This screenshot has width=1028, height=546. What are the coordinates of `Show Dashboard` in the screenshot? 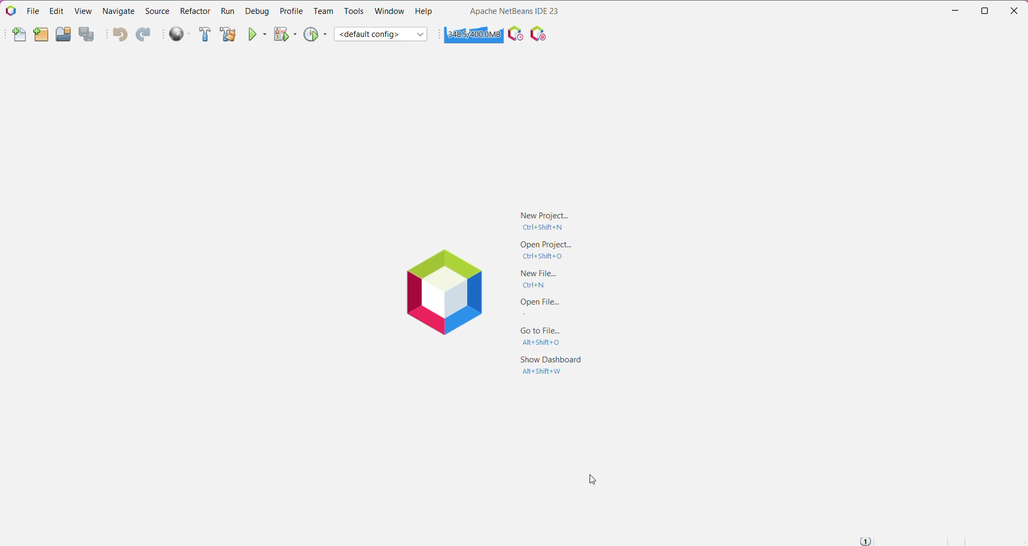 It's located at (552, 367).